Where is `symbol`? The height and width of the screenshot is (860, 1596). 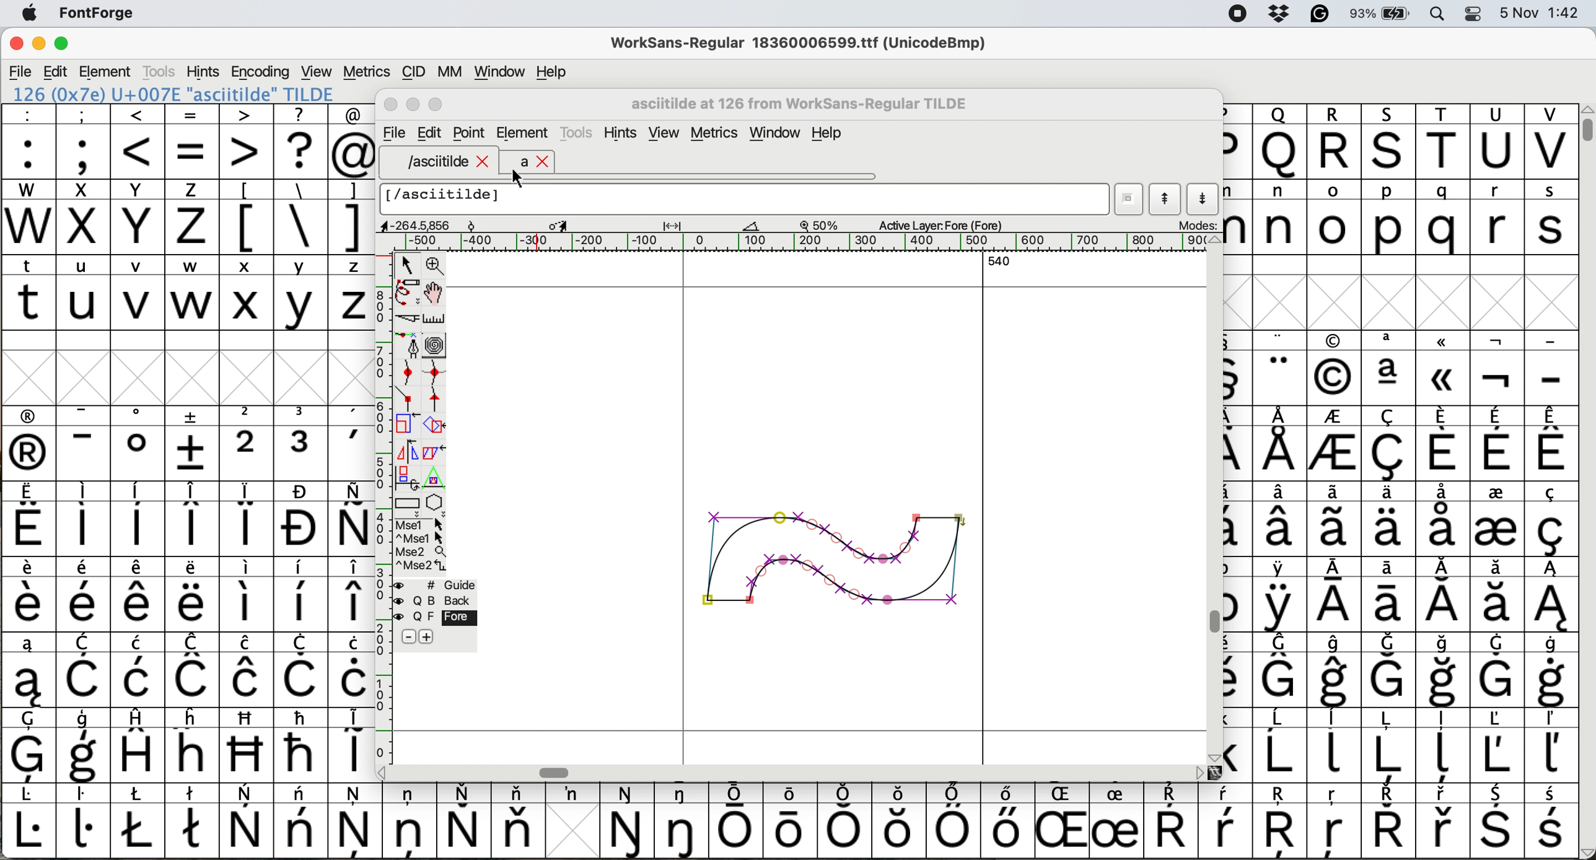 symbol is located at coordinates (139, 595).